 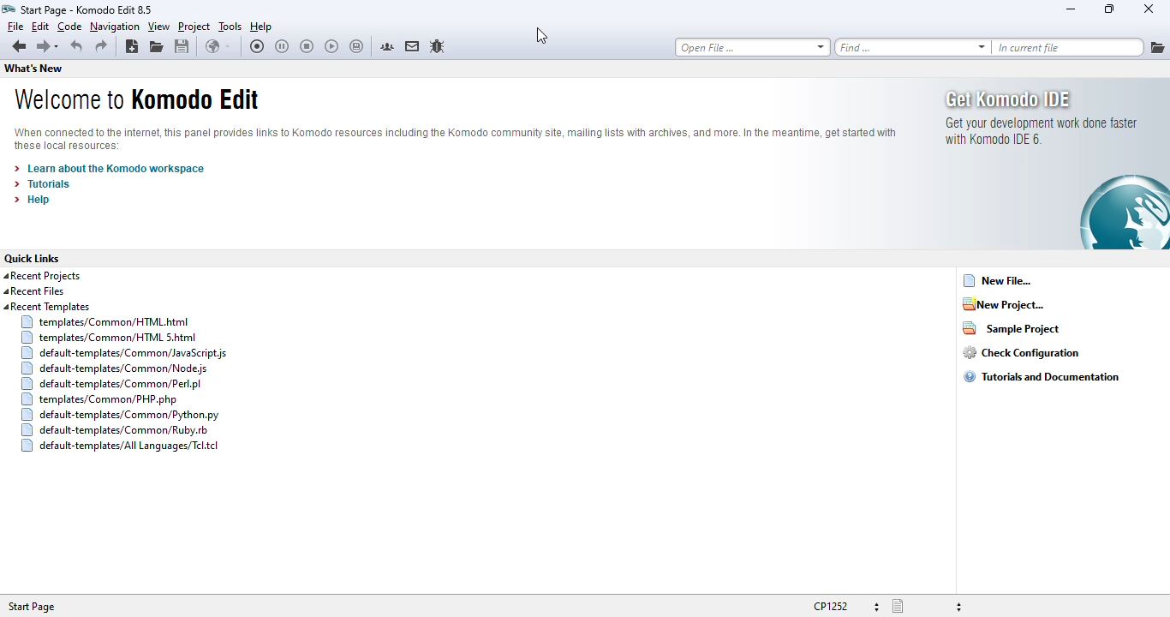 What do you see at coordinates (131, 46) in the screenshot?
I see `new file using default language` at bounding box center [131, 46].